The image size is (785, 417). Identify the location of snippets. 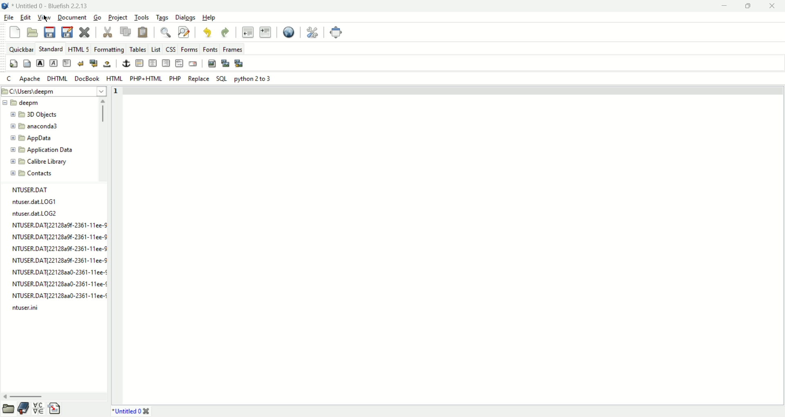
(56, 410).